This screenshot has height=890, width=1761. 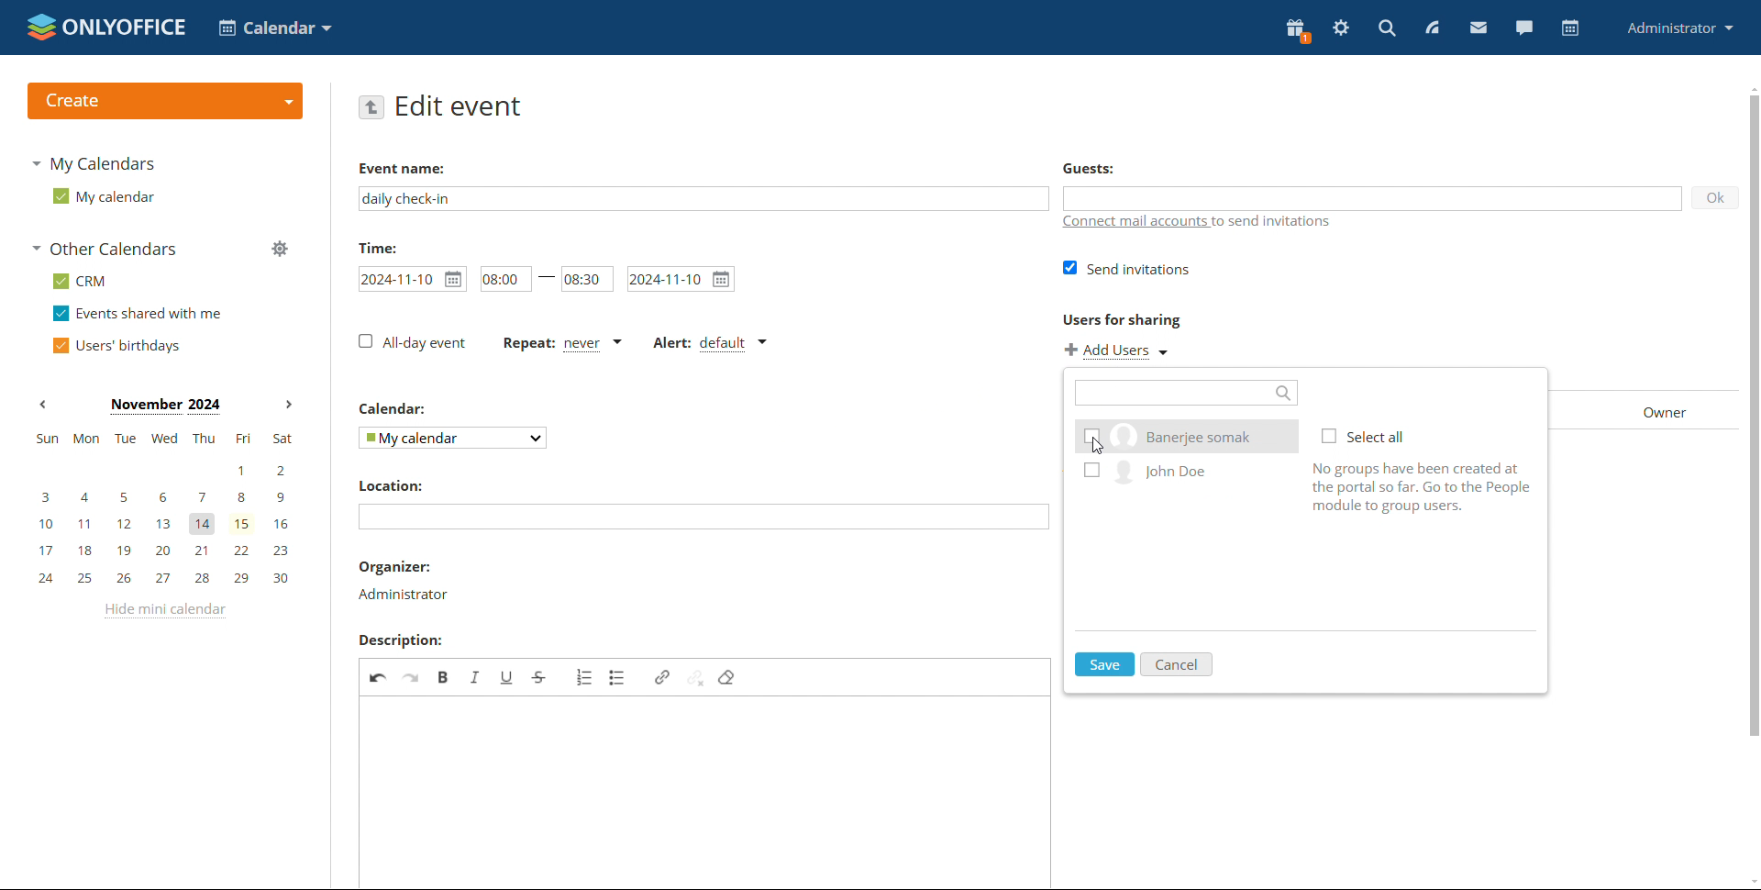 I want to click on -, so click(x=544, y=275).